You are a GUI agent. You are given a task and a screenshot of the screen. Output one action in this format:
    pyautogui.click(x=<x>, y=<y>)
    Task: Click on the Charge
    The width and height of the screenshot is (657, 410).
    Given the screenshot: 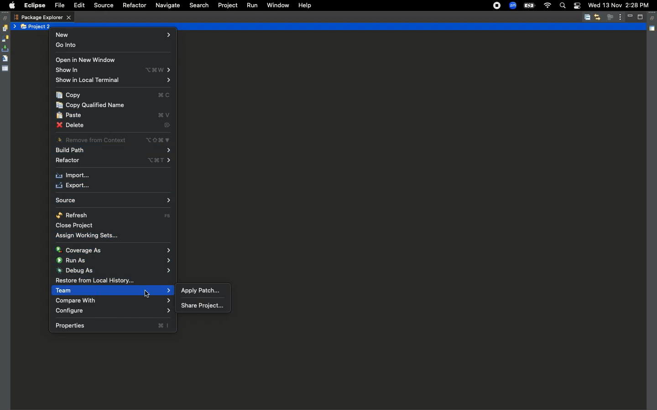 What is the action you would take?
    pyautogui.click(x=529, y=6)
    